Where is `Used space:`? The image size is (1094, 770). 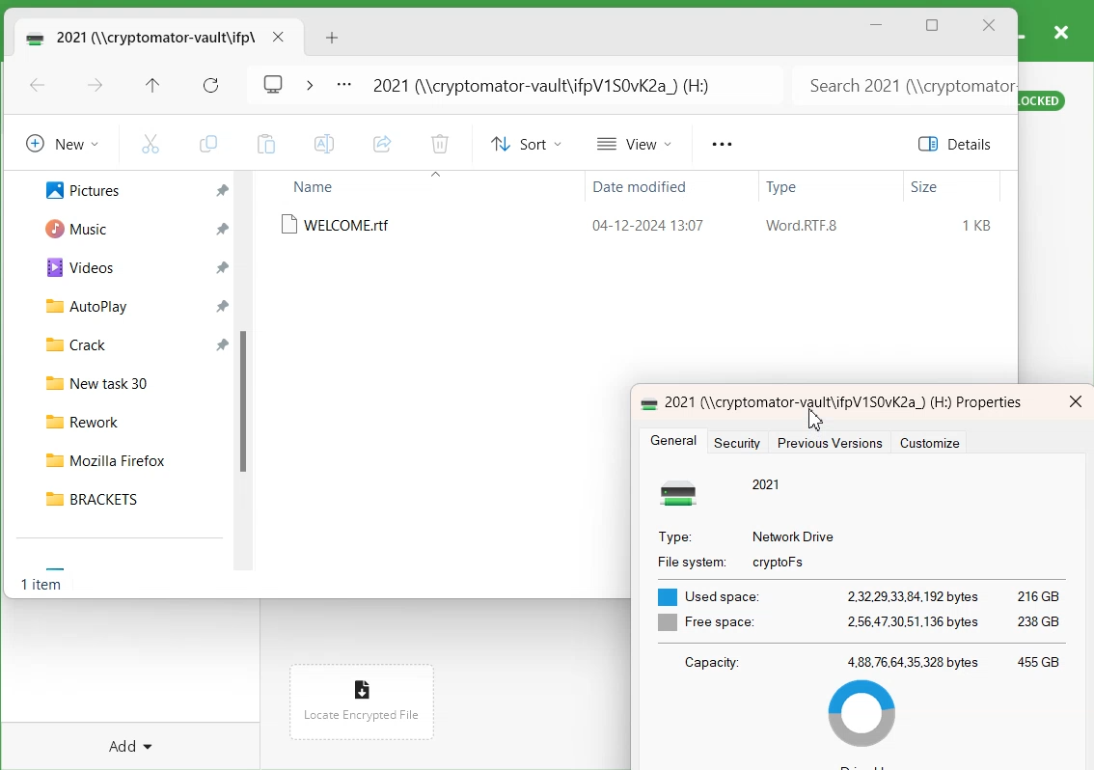
Used space: is located at coordinates (711, 595).